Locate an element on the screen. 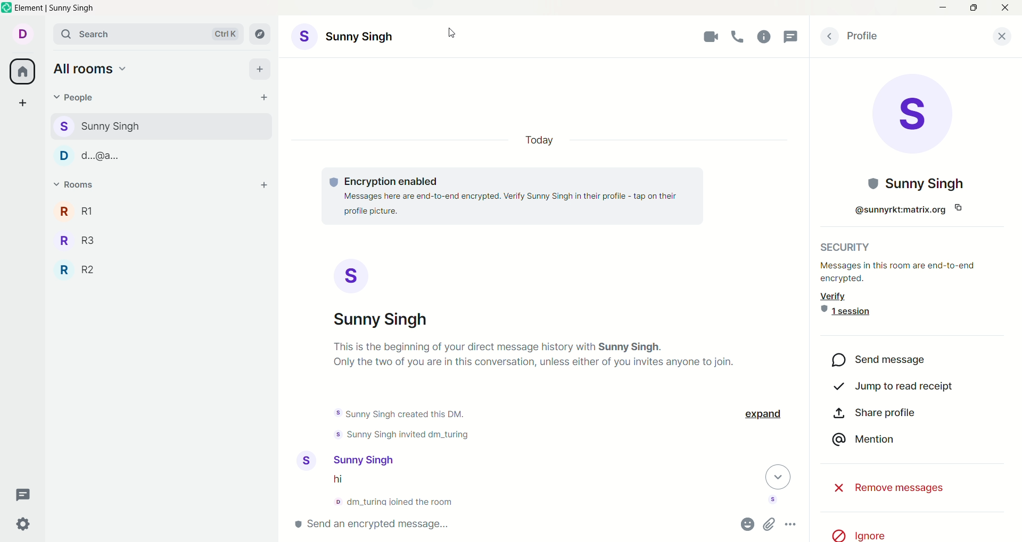 This screenshot has height=542, width=1022. text is located at coordinates (542, 360).